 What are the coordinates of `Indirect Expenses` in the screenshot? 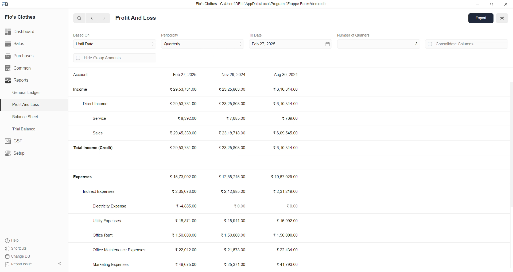 It's located at (101, 192).